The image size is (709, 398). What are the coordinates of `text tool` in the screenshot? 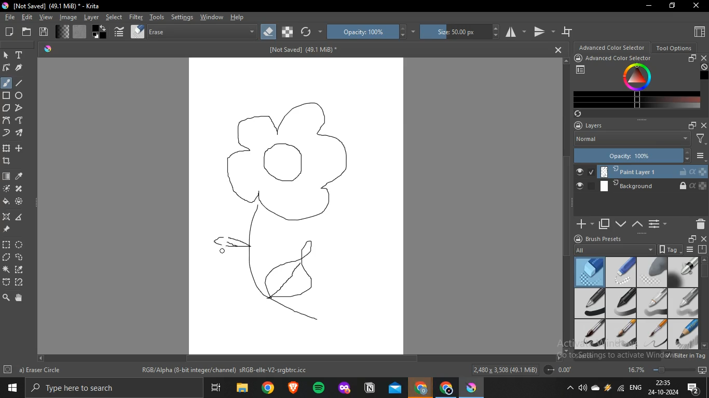 It's located at (20, 54).